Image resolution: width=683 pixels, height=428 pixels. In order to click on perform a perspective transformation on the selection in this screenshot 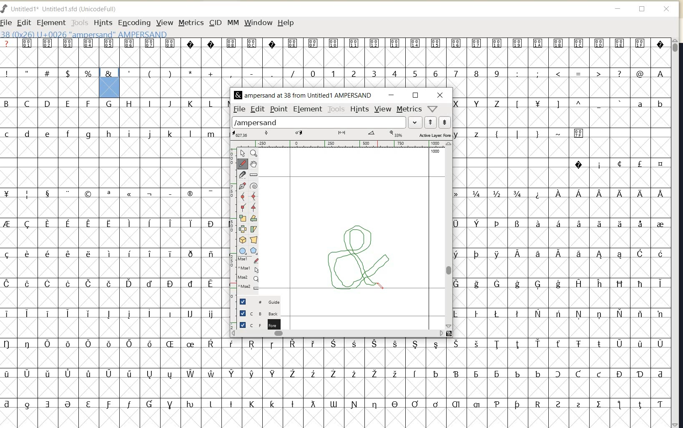, I will do `click(253, 240)`.